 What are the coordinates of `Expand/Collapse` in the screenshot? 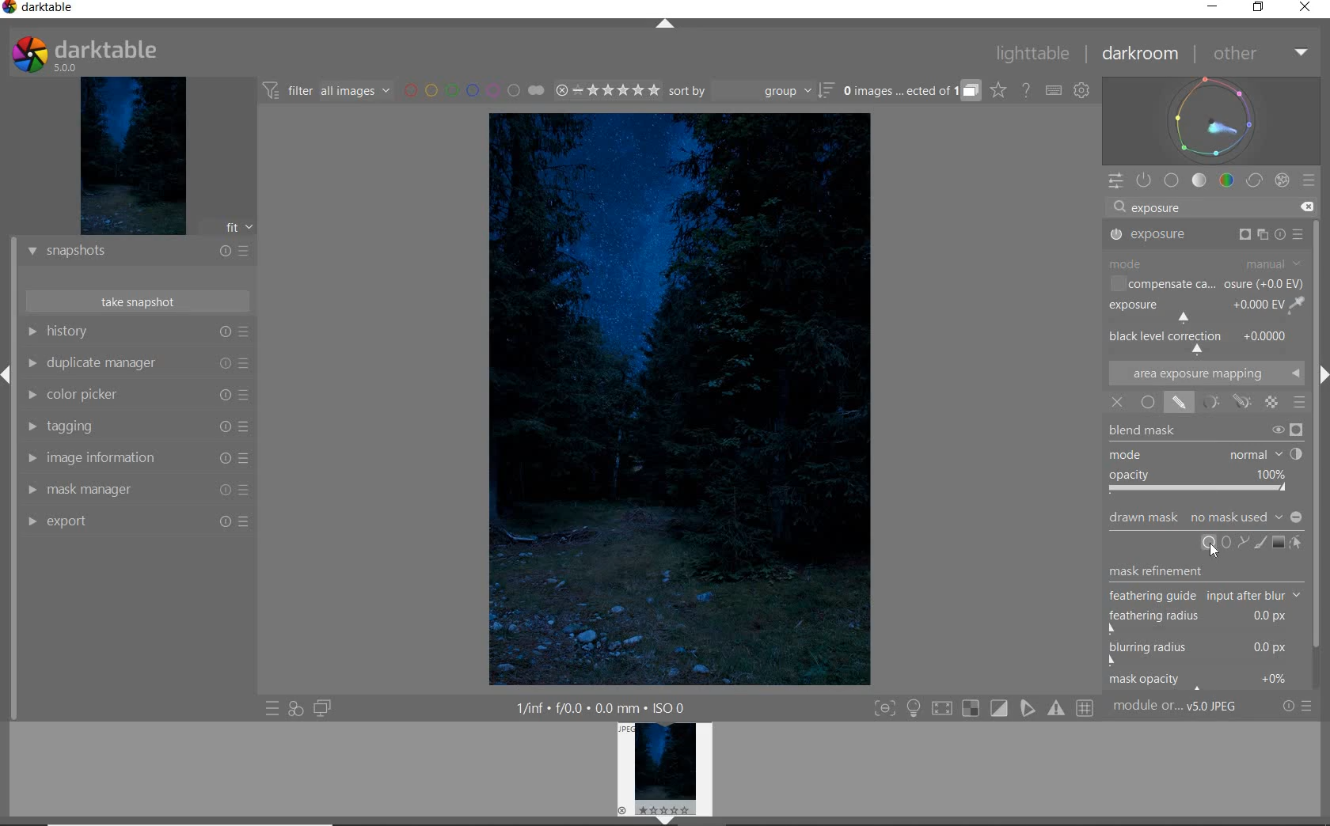 It's located at (1321, 372).